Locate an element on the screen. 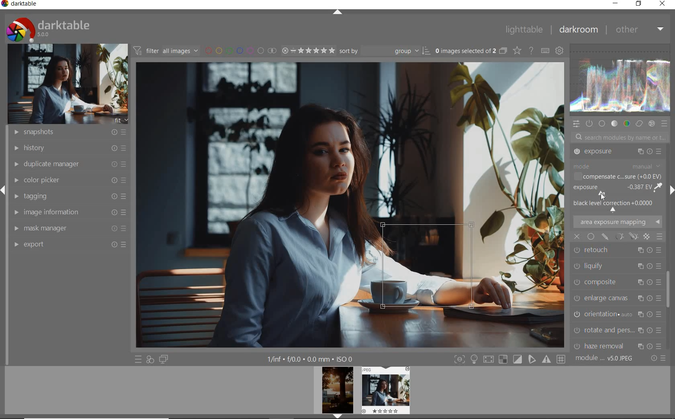 The image size is (675, 419). IMAGE PREVIEW is located at coordinates (337, 393).